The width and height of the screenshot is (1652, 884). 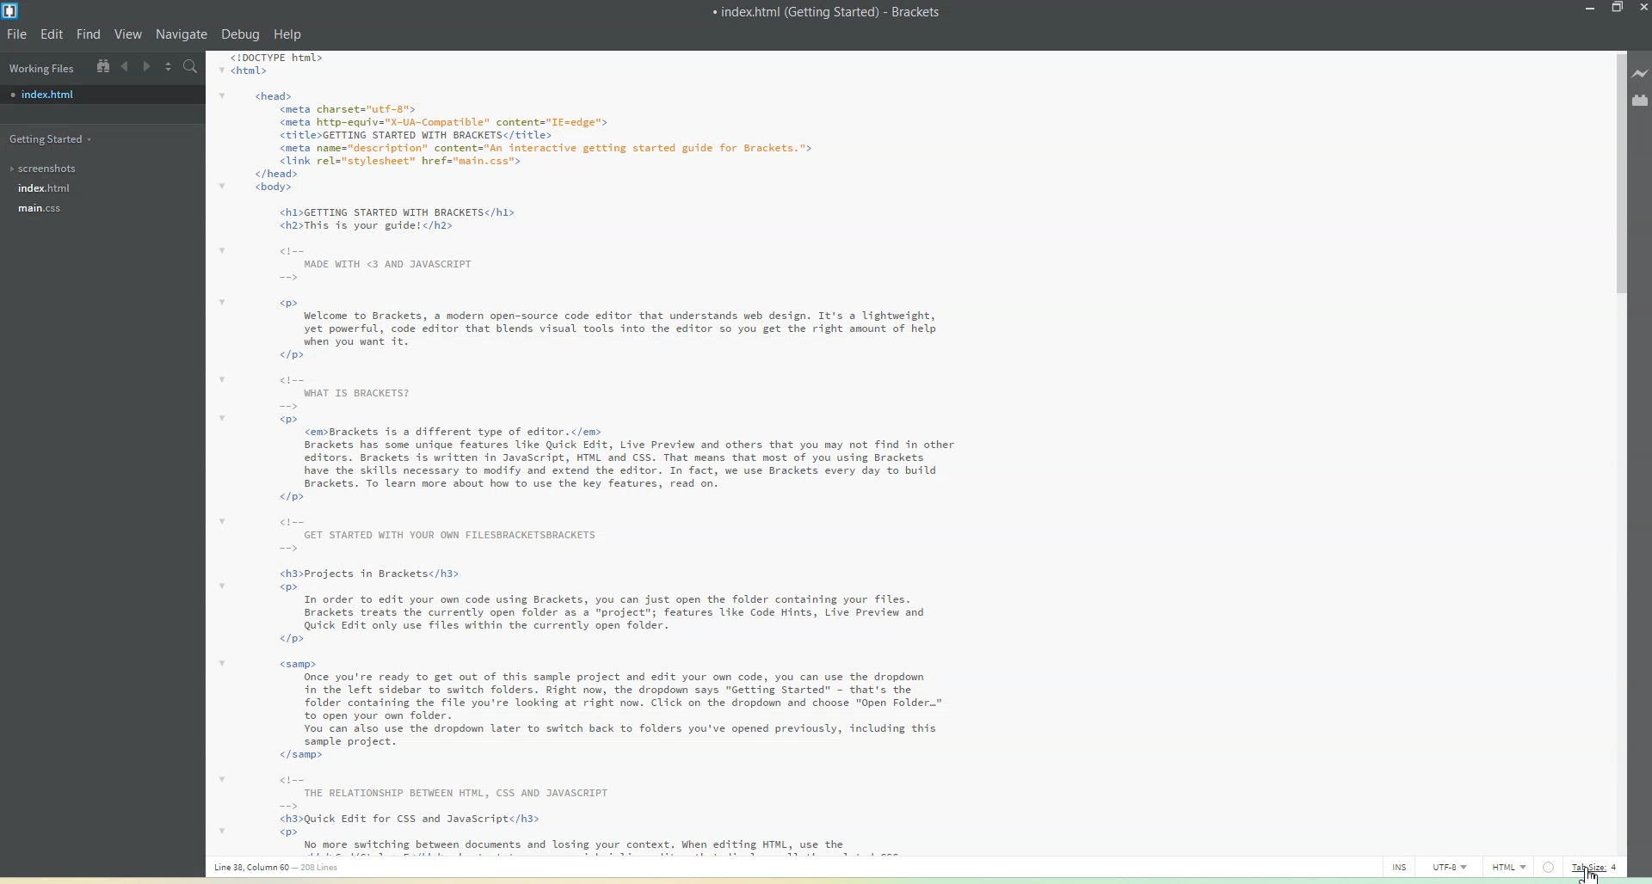 I want to click on Line, column, so click(x=290, y=869).